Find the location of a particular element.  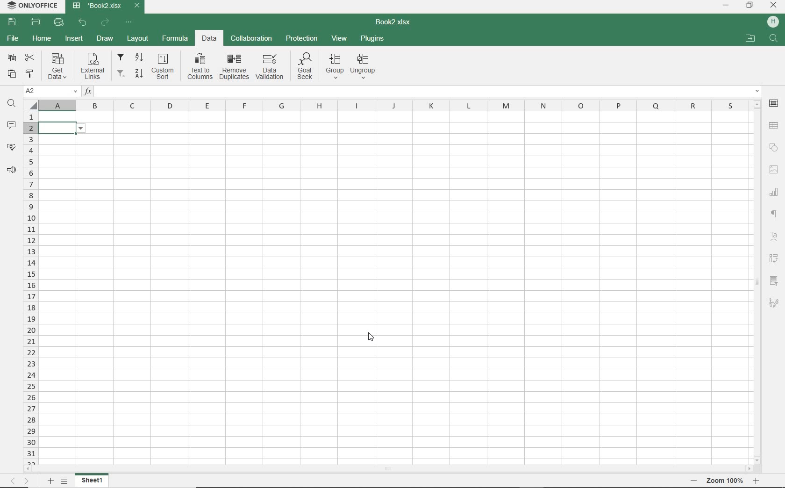

group is located at coordinates (335, 65).